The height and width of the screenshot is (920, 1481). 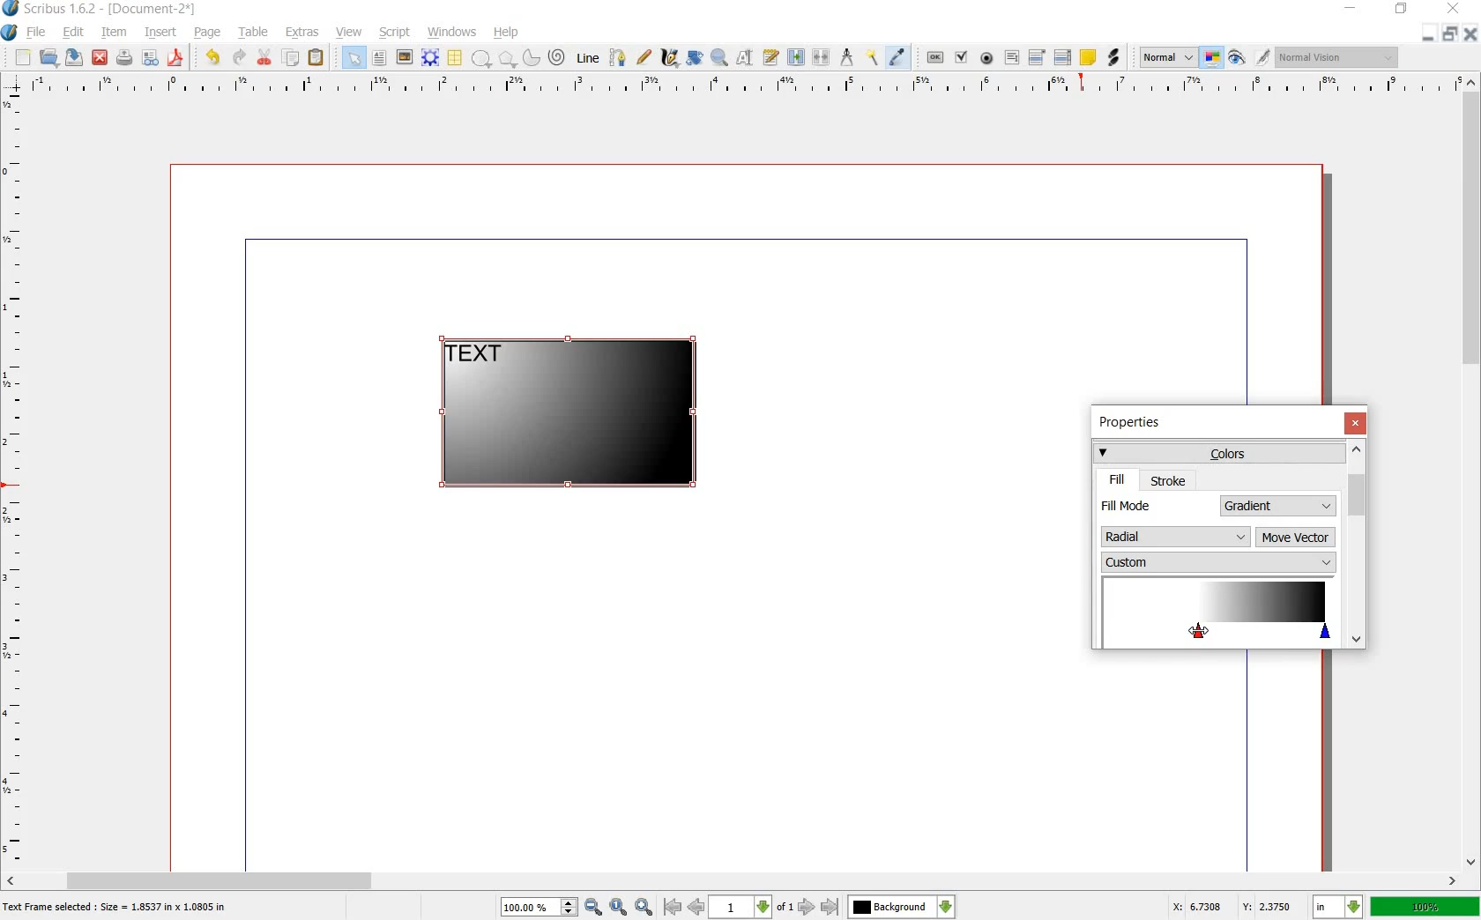 I want to click on X: 6.7308 Y: 2.3750, so click(x=1232, y=906).